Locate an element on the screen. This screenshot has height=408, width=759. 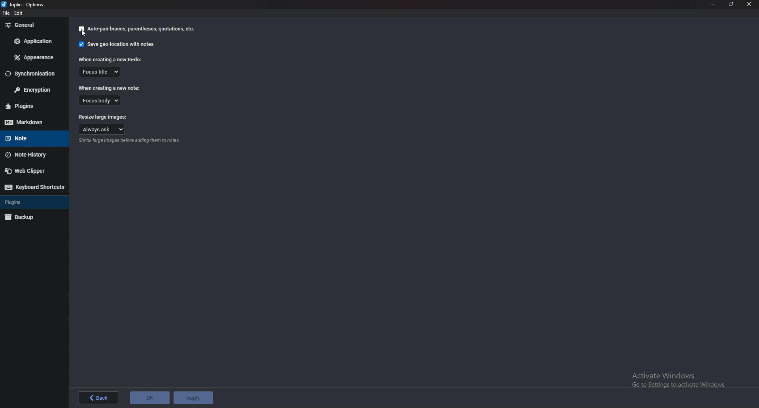
auto pair braces, parenthesis, Quotations, Etc. is located at coordinates (137, 29).